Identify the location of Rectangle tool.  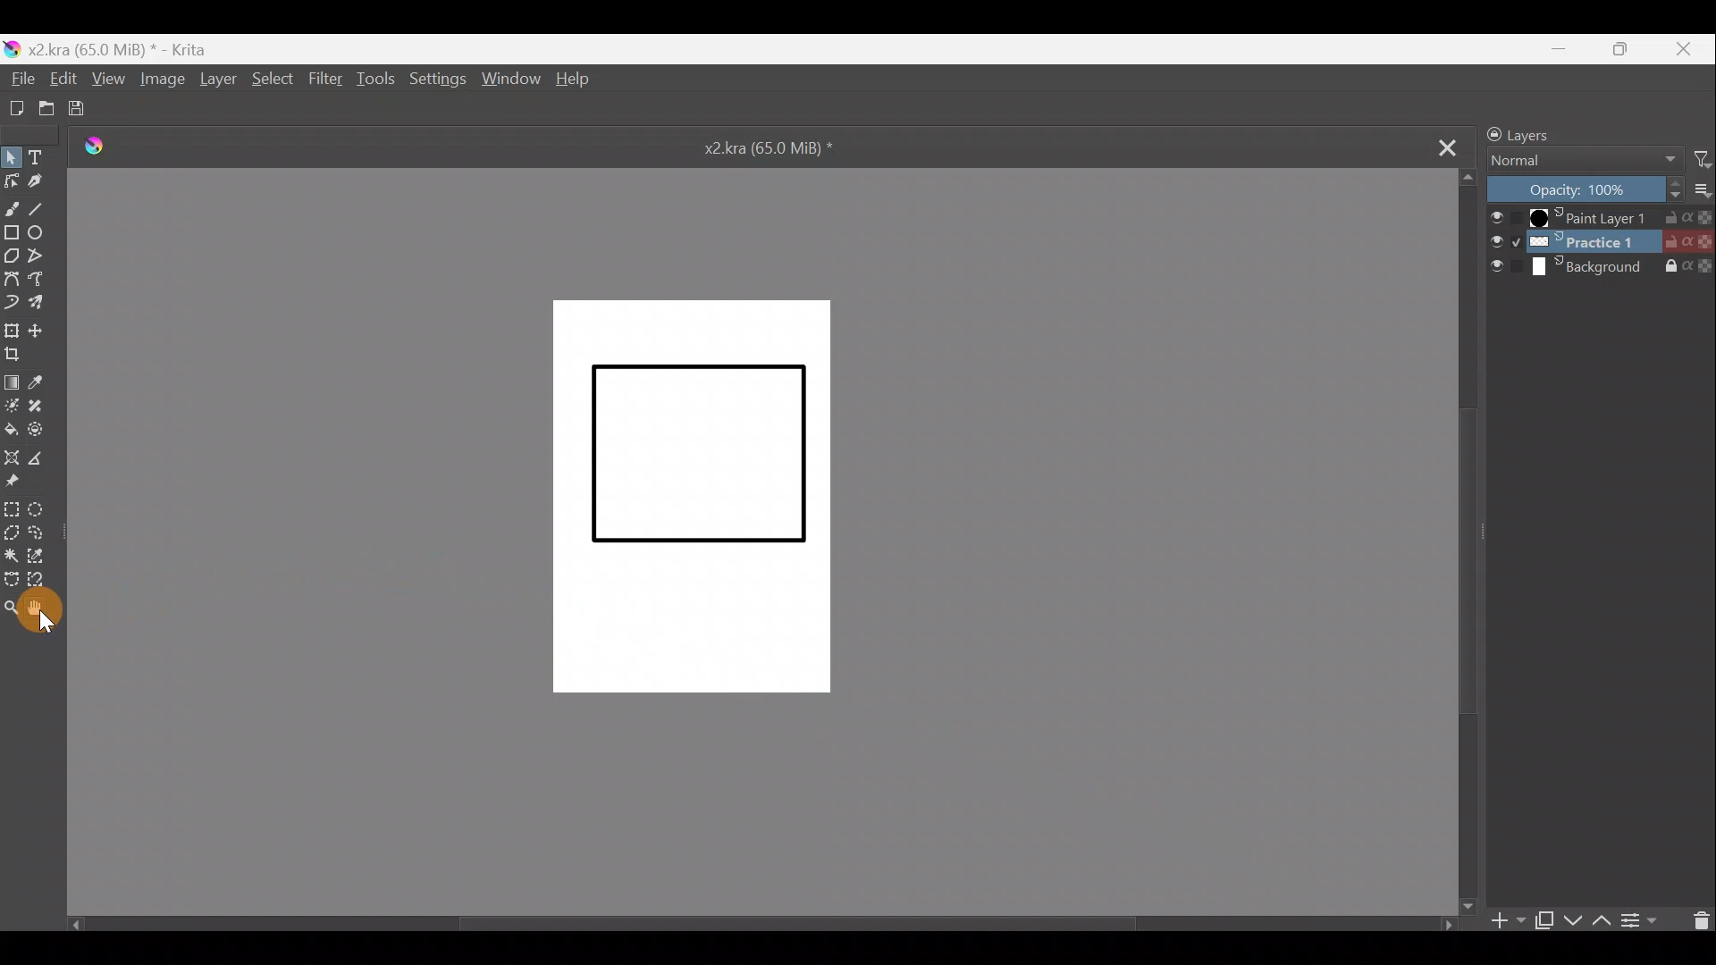
(12, 233).